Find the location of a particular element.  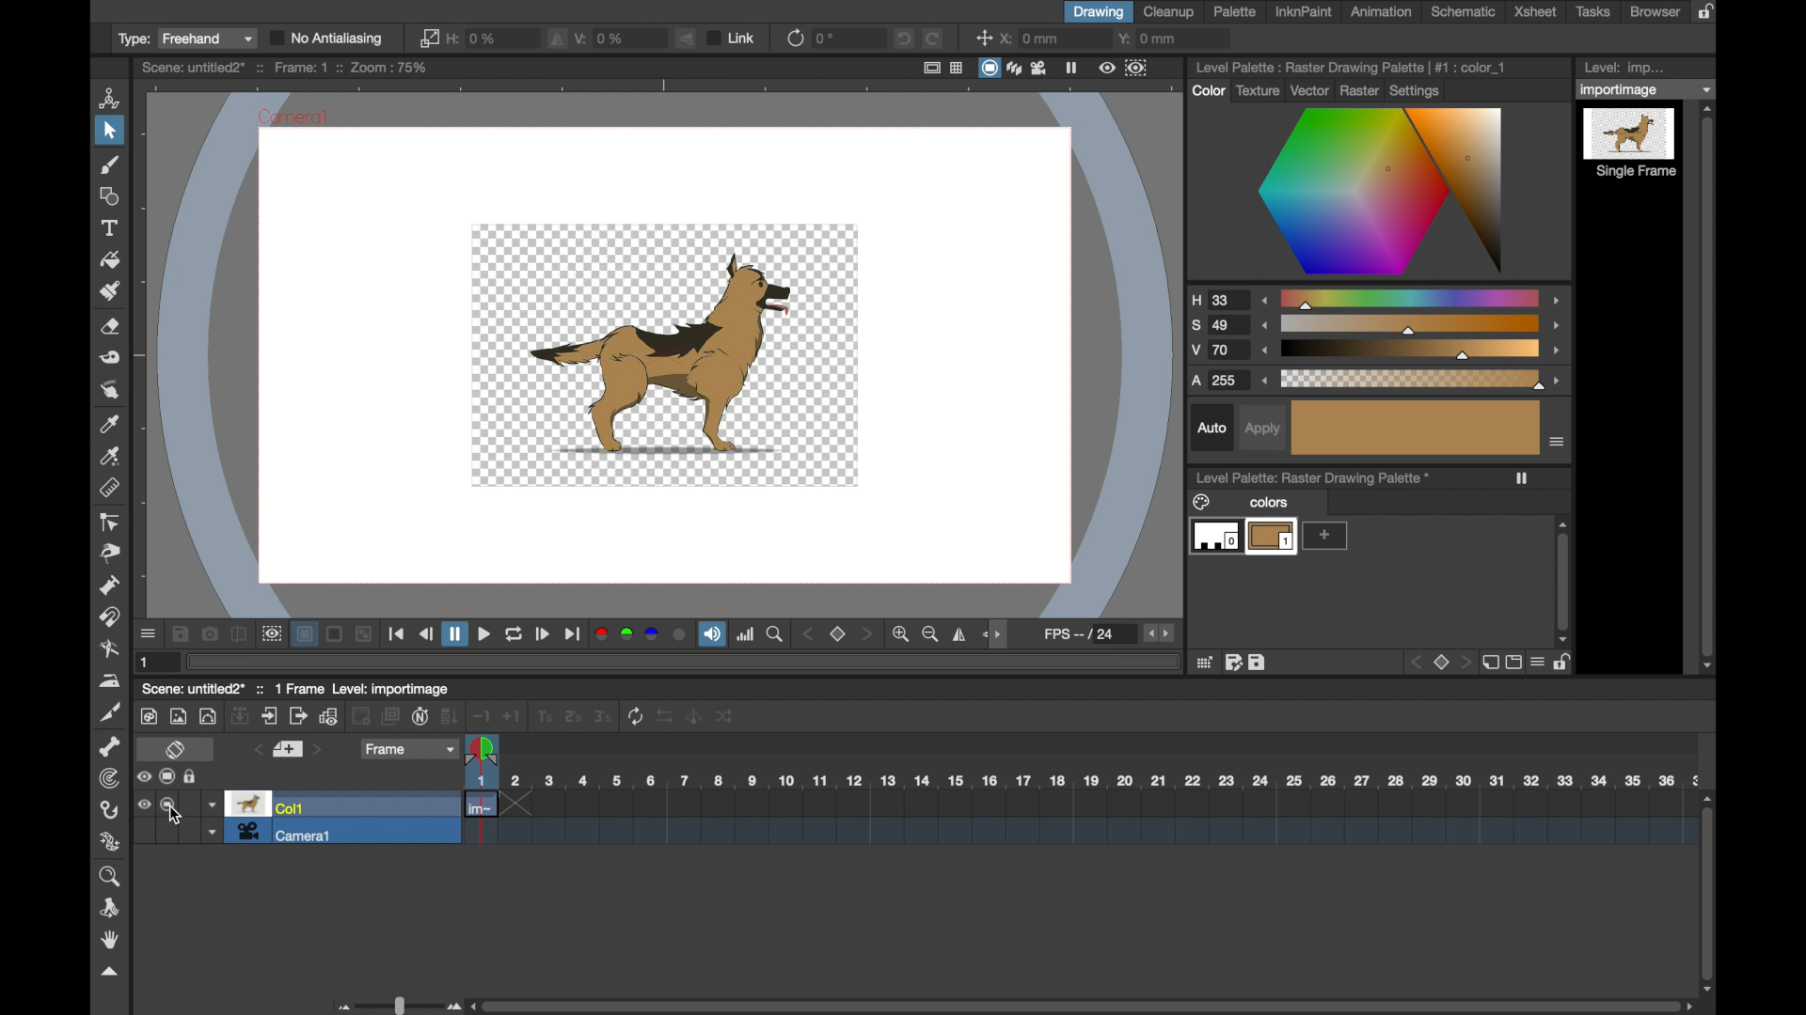

center is located at coordinates (983, 37).